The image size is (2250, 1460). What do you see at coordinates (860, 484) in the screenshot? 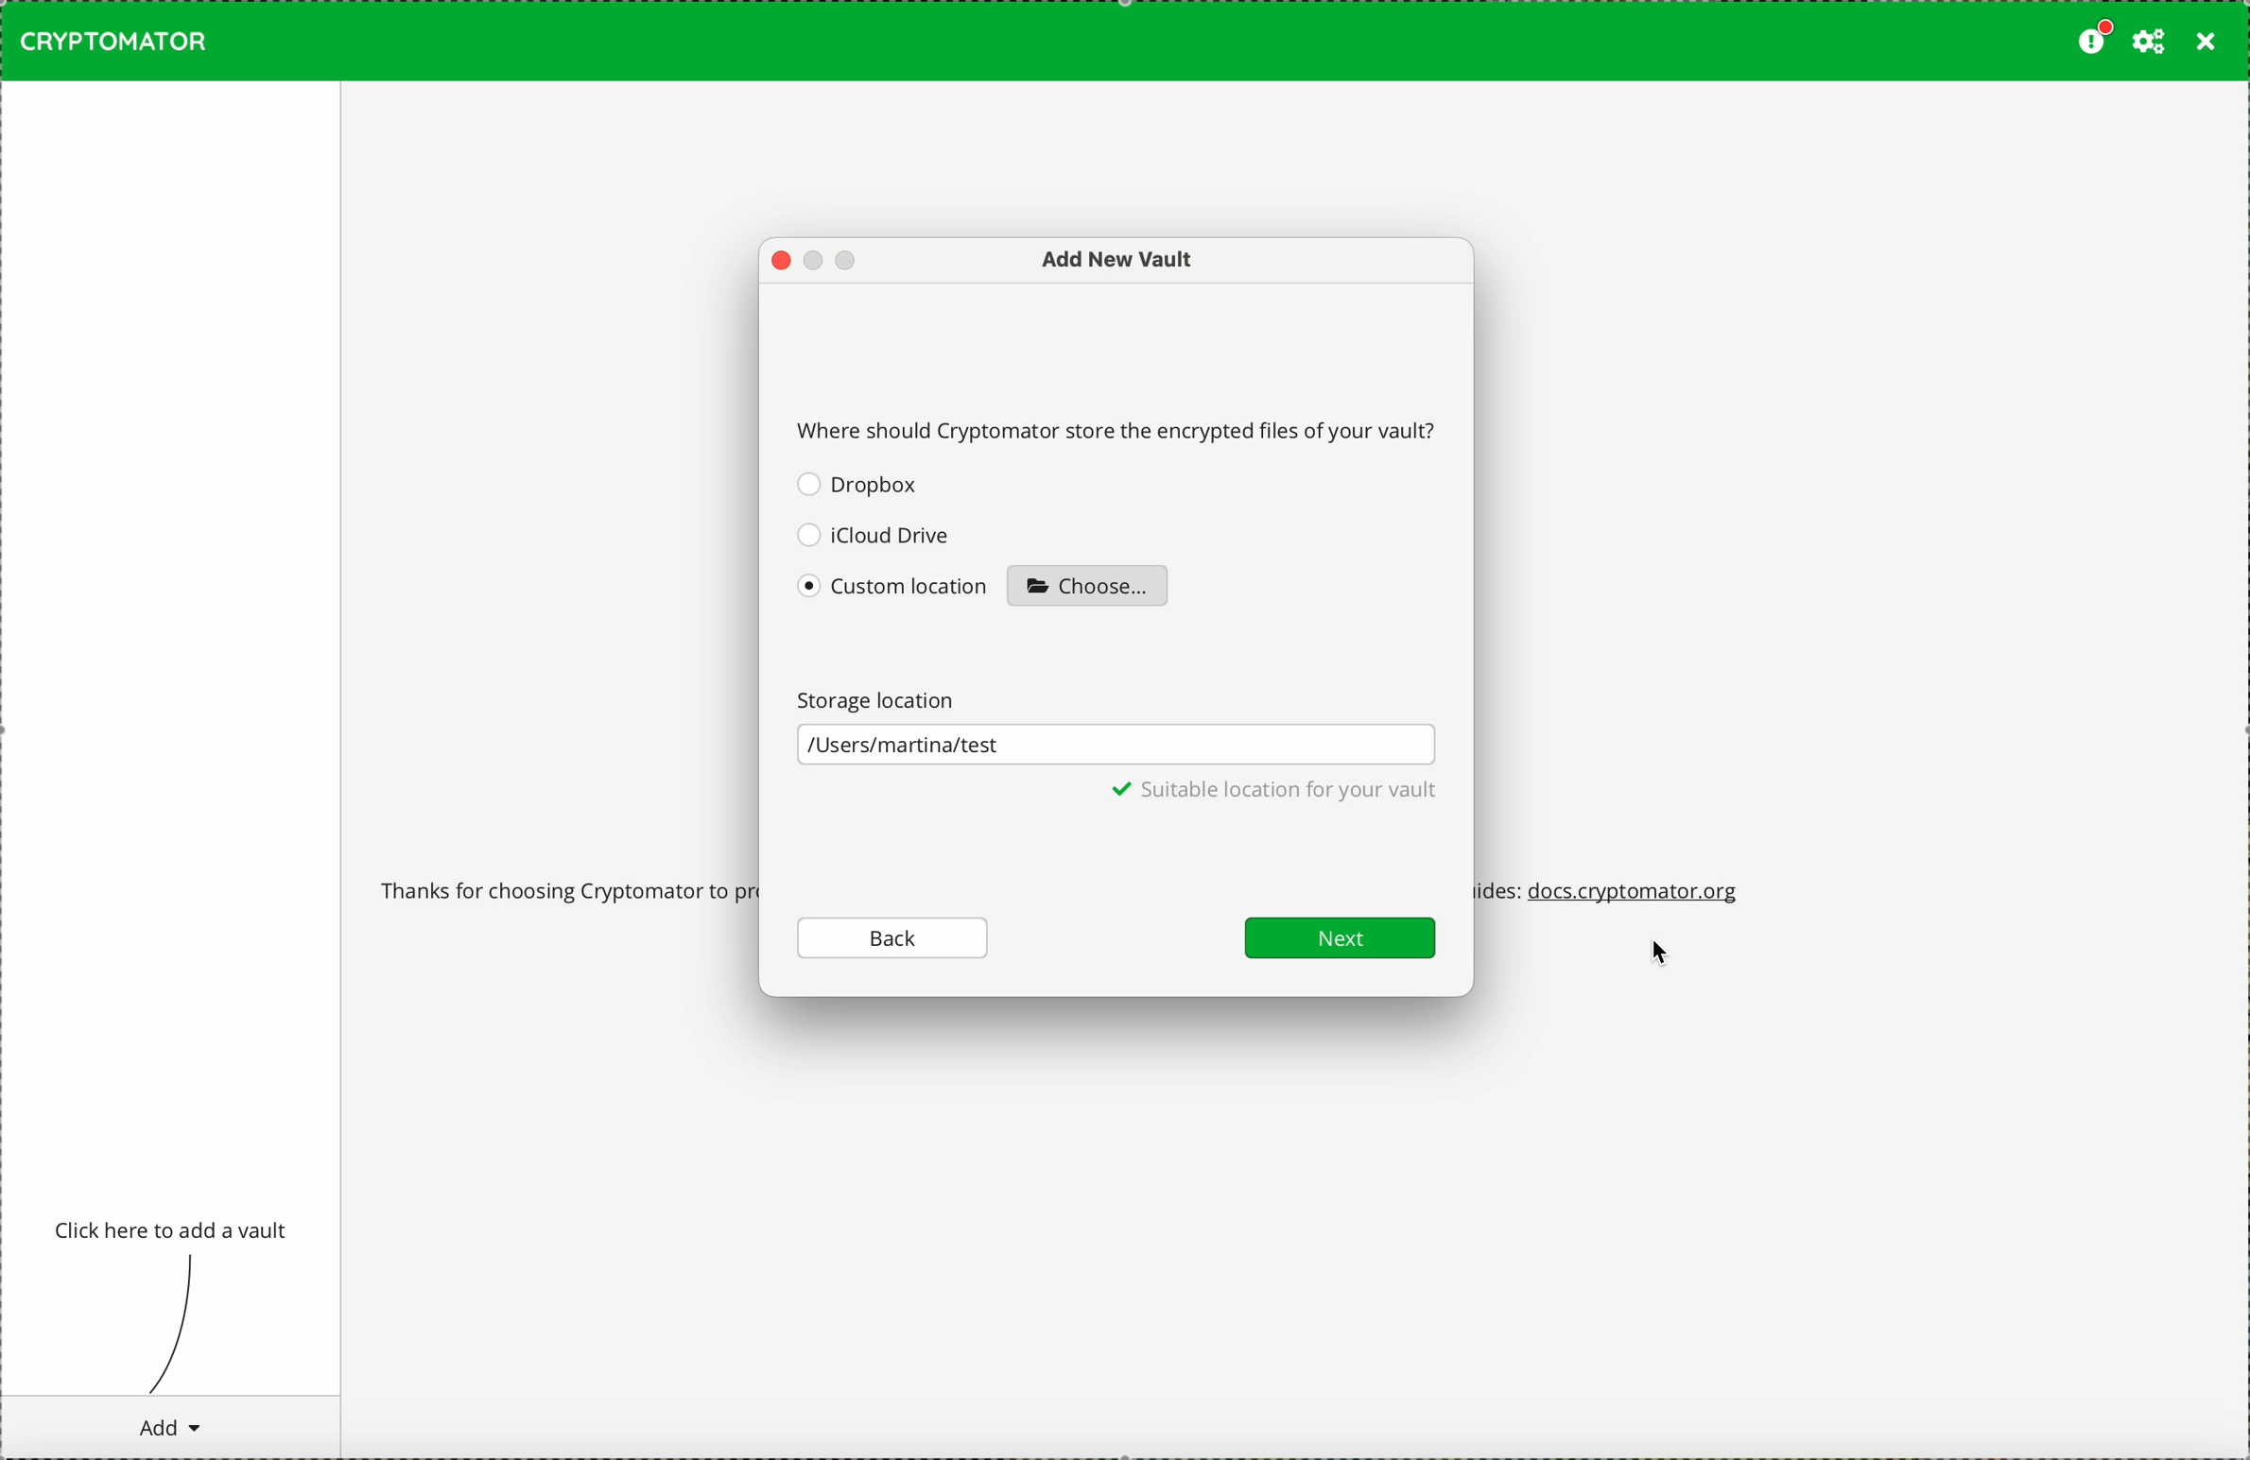
I see `Dropbox` at bounding box center [860, 484].